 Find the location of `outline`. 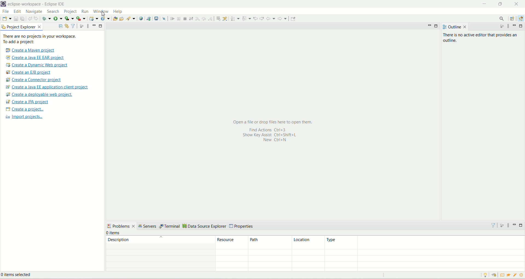

outline is located at coordinates (451, 27).